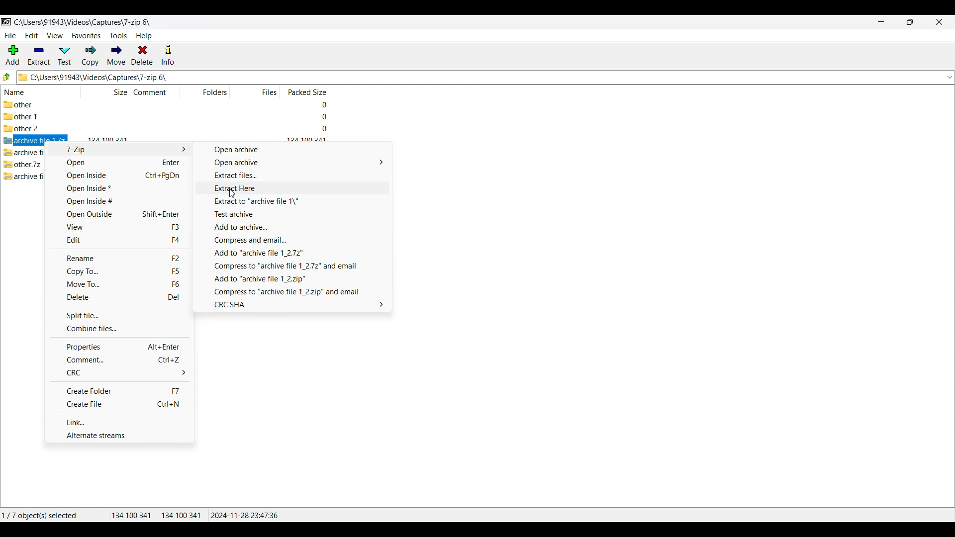  I want to click on other 1 , so click(25, 117).